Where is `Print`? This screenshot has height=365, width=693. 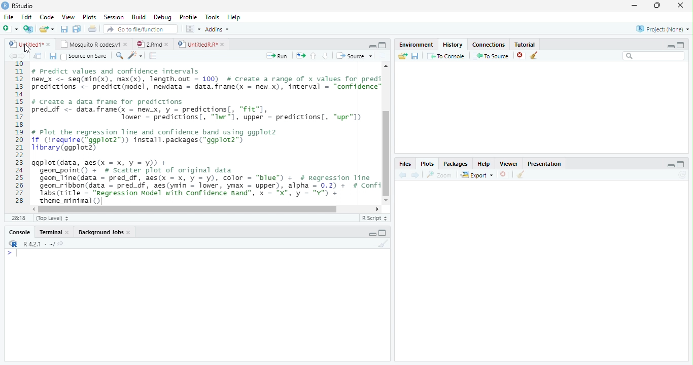
Print is located at coordinates (93, 29).